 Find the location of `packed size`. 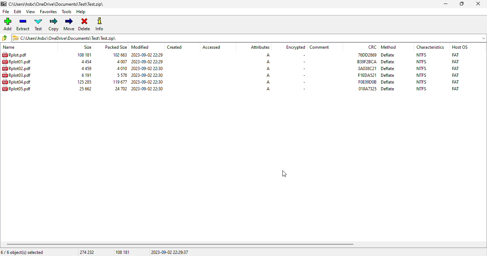

packed size is located at coordinates (116, 47).